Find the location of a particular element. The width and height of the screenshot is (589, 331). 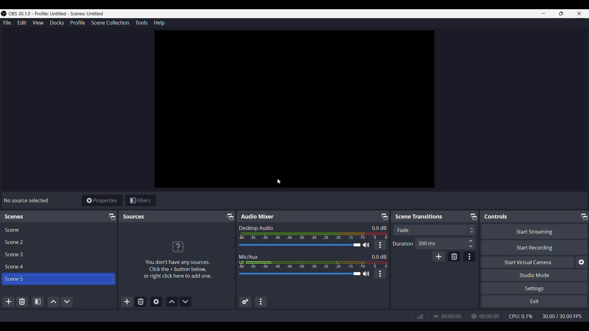

00:00:00 is located at coordinates (451, 316).